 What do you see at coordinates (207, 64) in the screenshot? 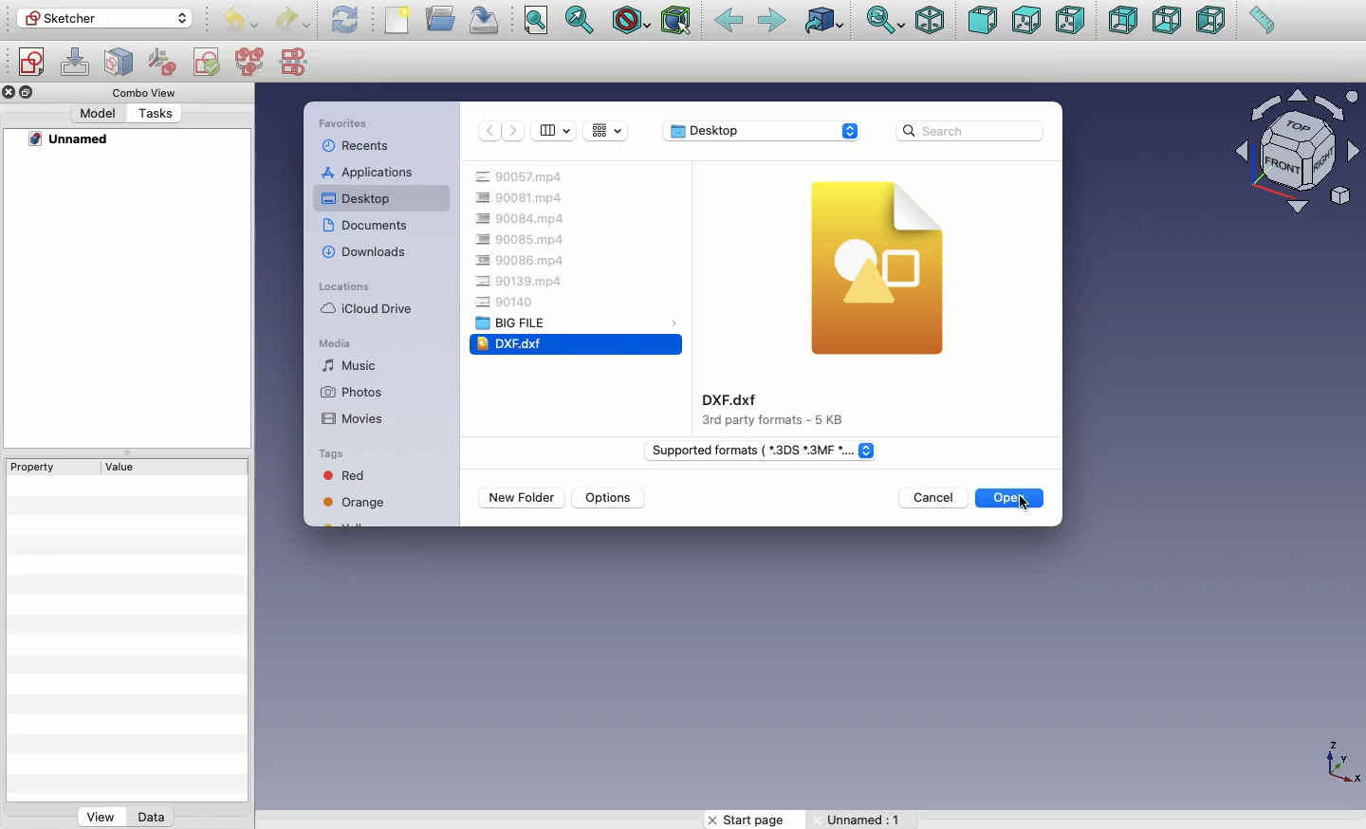
I see `Validate sketch` at bounding box center [207, 64].